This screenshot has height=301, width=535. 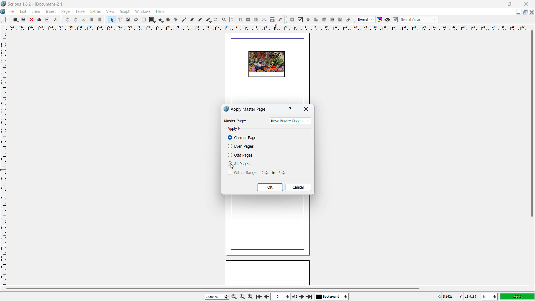 What do you see at coordinates (281, 297) in the screenshot?
I see `select the current page` at bounding box center [281, 297].